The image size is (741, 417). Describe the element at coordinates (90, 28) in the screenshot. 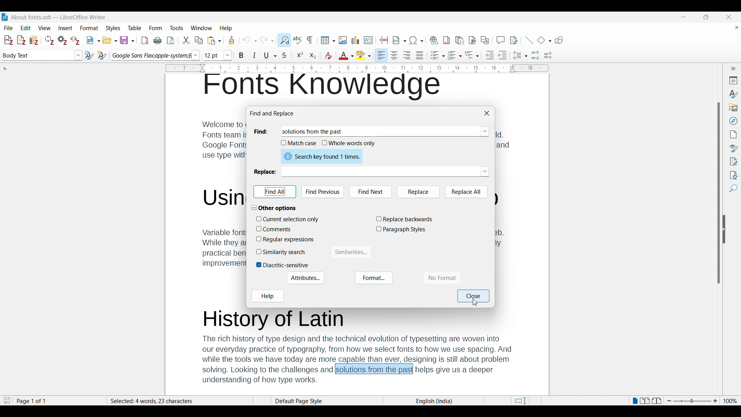

I see `Format menu` at that location.